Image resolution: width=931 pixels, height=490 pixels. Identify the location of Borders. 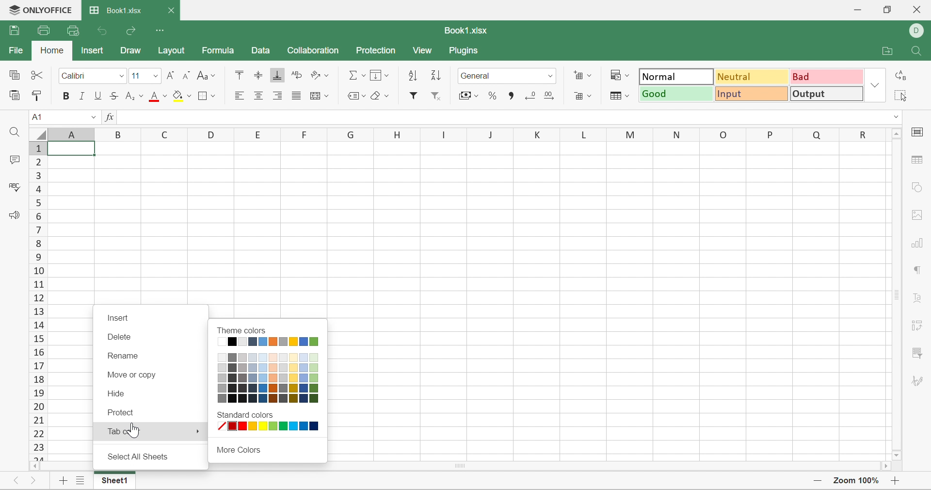
(208, 96).